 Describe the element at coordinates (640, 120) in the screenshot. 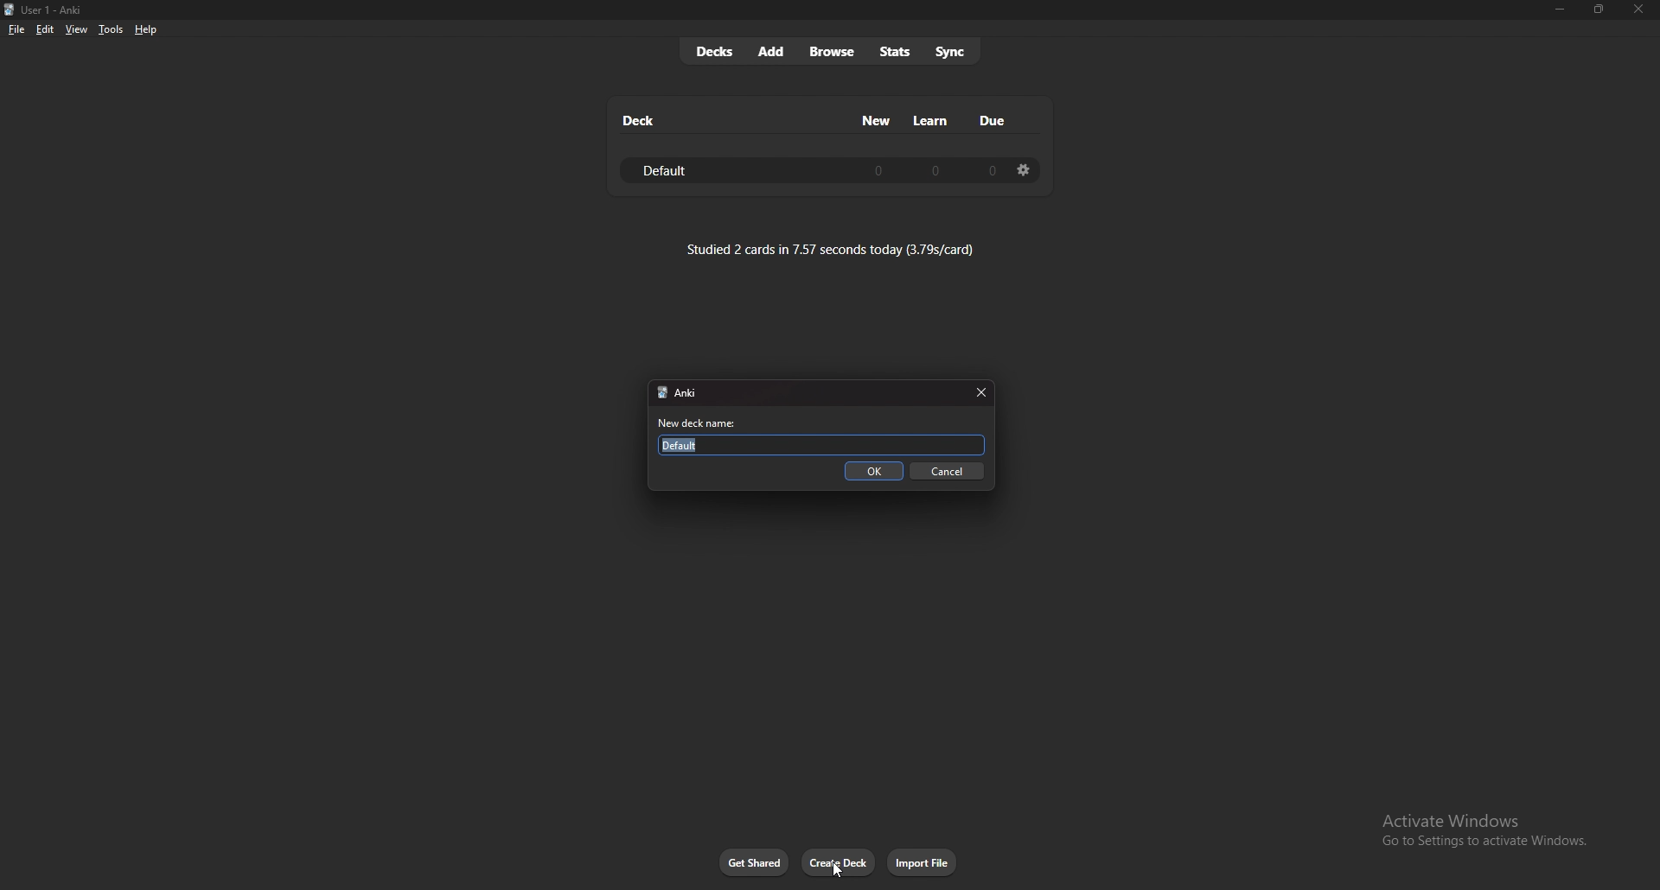

I see `deck` at that location.